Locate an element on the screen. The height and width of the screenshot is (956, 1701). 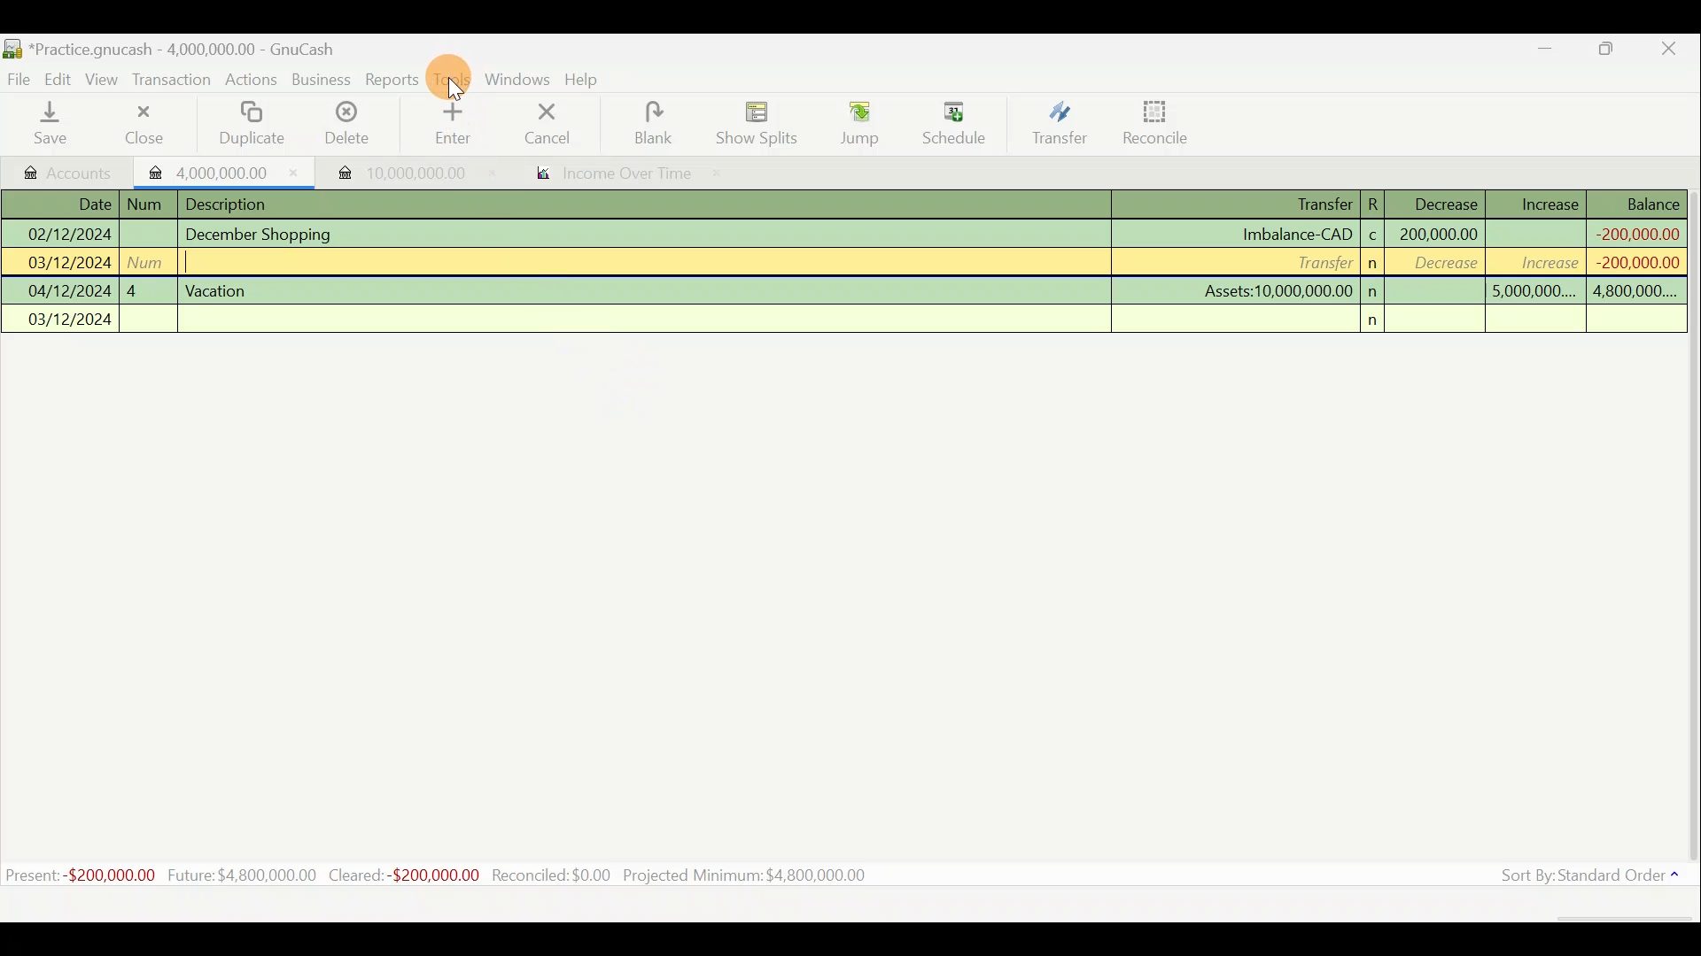
num is located at coordinates (149, 204).